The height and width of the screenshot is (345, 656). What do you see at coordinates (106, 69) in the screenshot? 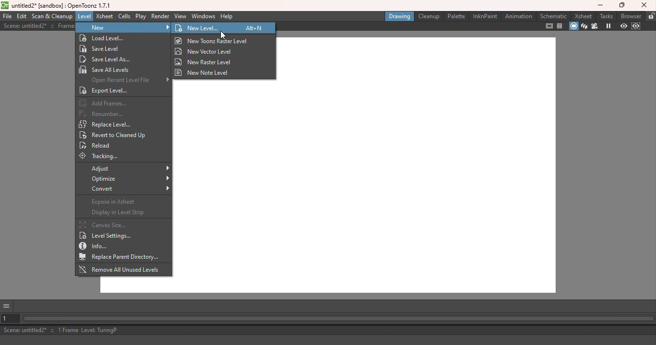
I see `Save all levels` at bounding box center [106, 69].